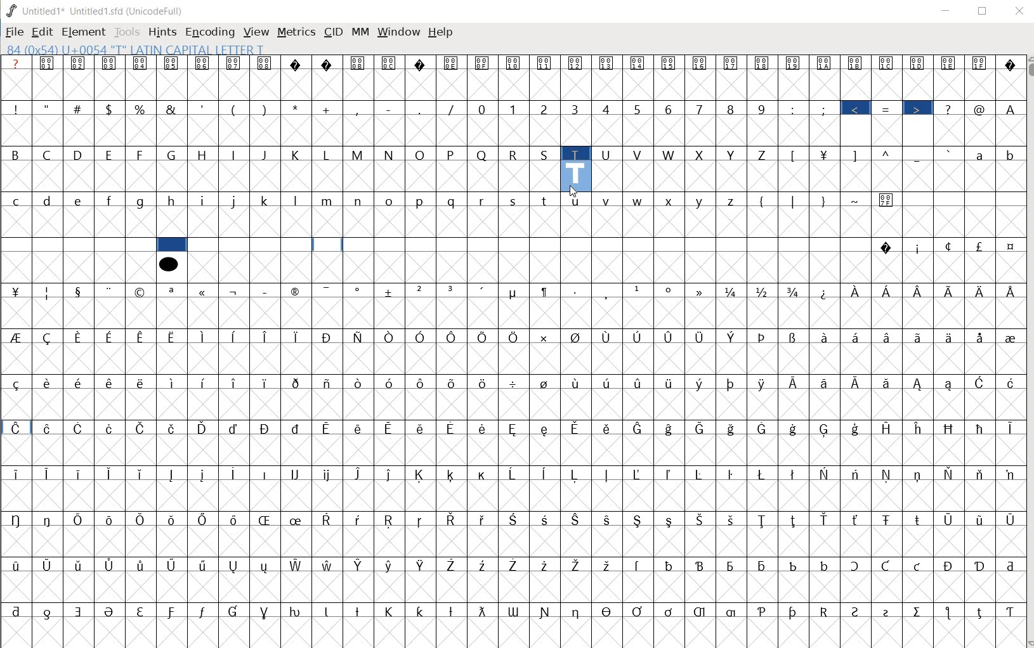 The image size is (1034, 648). What do you see at coordinates (765, 565) in the screenshot?
I see `Symbol` at bounding box center [765, 565].